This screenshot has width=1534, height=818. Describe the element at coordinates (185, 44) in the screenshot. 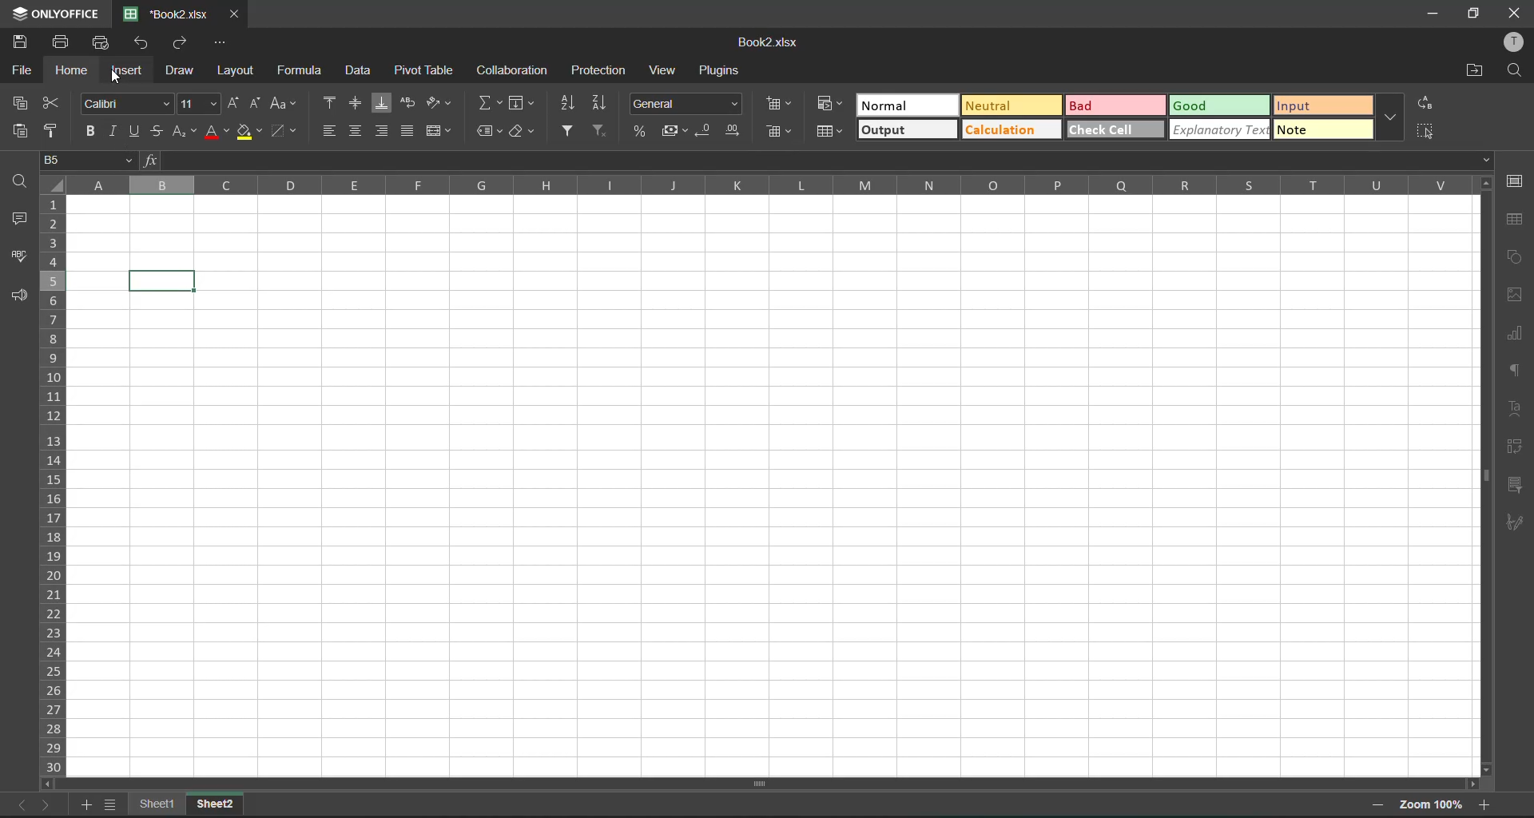

I see `redo` at that location.